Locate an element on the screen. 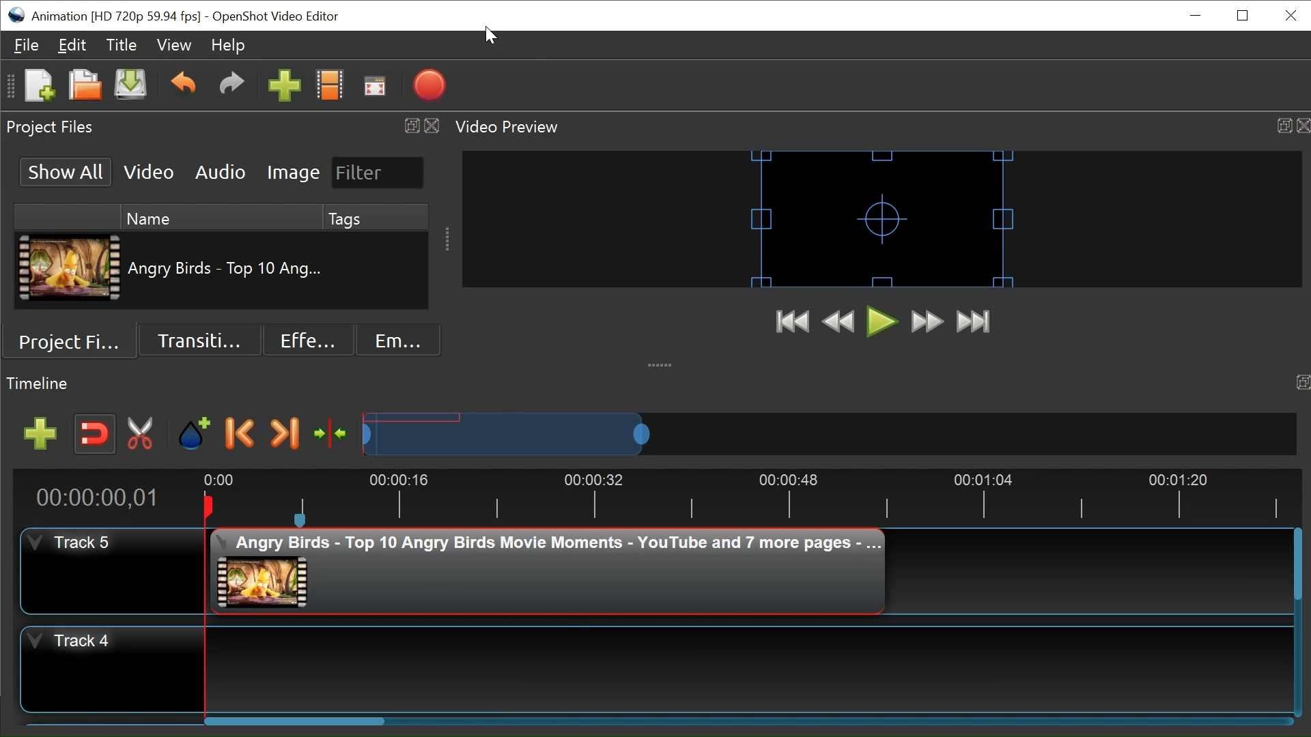 This screenshot has width=1311, height=737. Clip Name is located at coordinates (226, 269).